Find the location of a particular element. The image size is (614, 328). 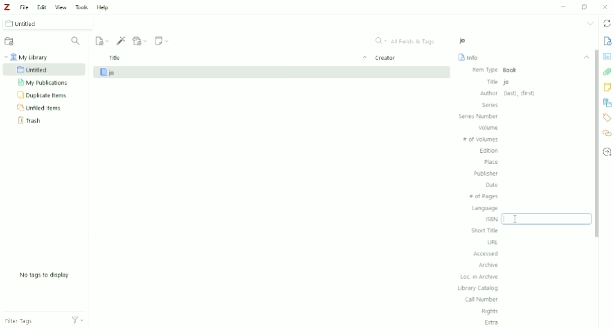

Sync is located at coordinates (607, 23).